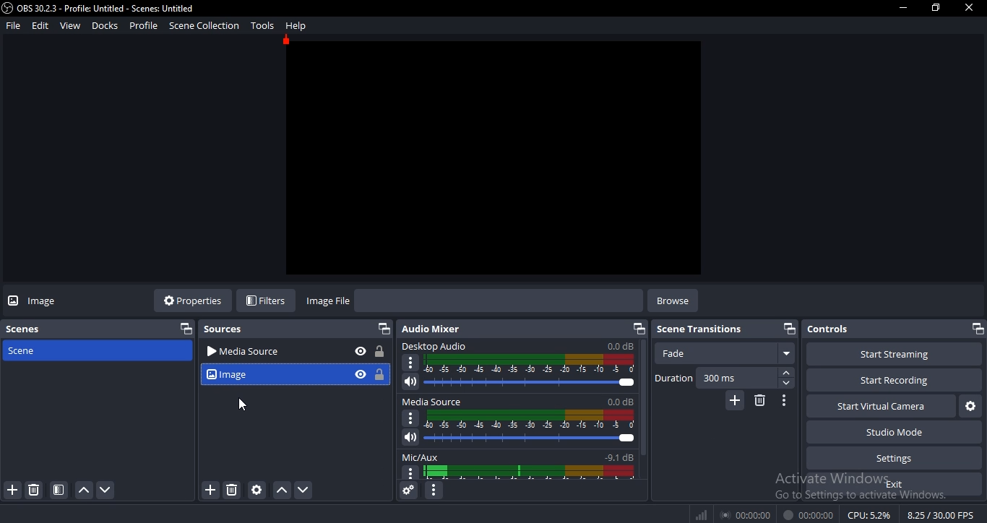 The image size is (987, 523). I want to click on restore, so click(979, 328).